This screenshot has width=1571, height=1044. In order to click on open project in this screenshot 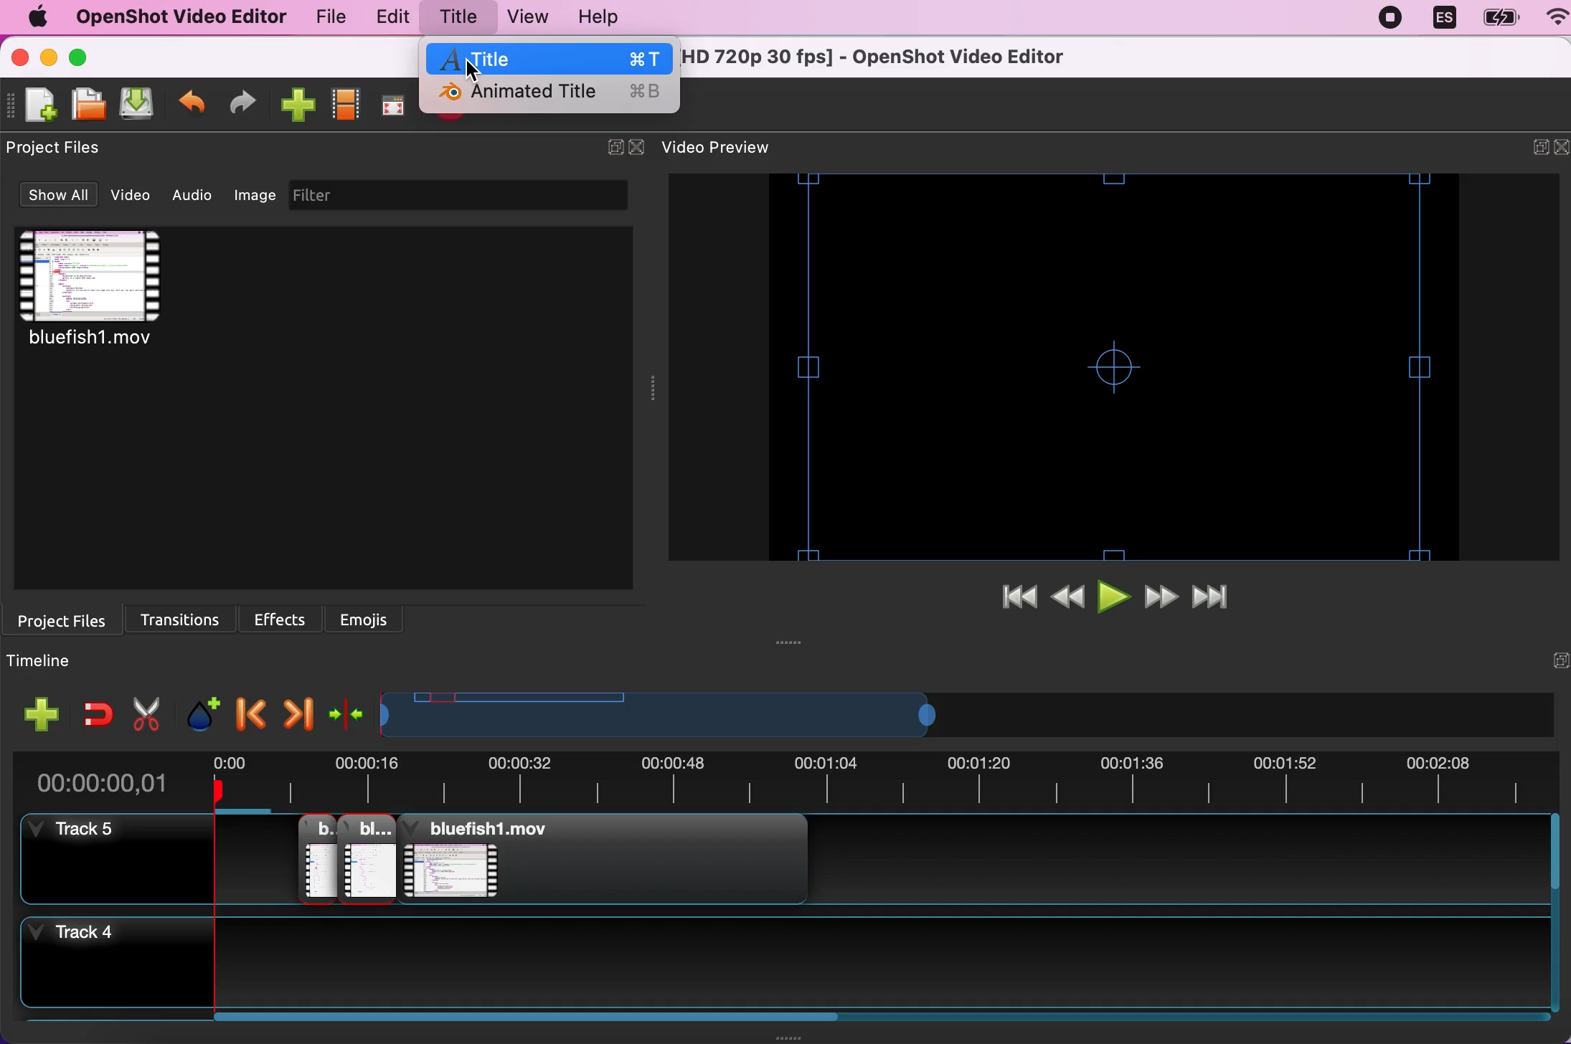, I will do `click(86, 104)`.